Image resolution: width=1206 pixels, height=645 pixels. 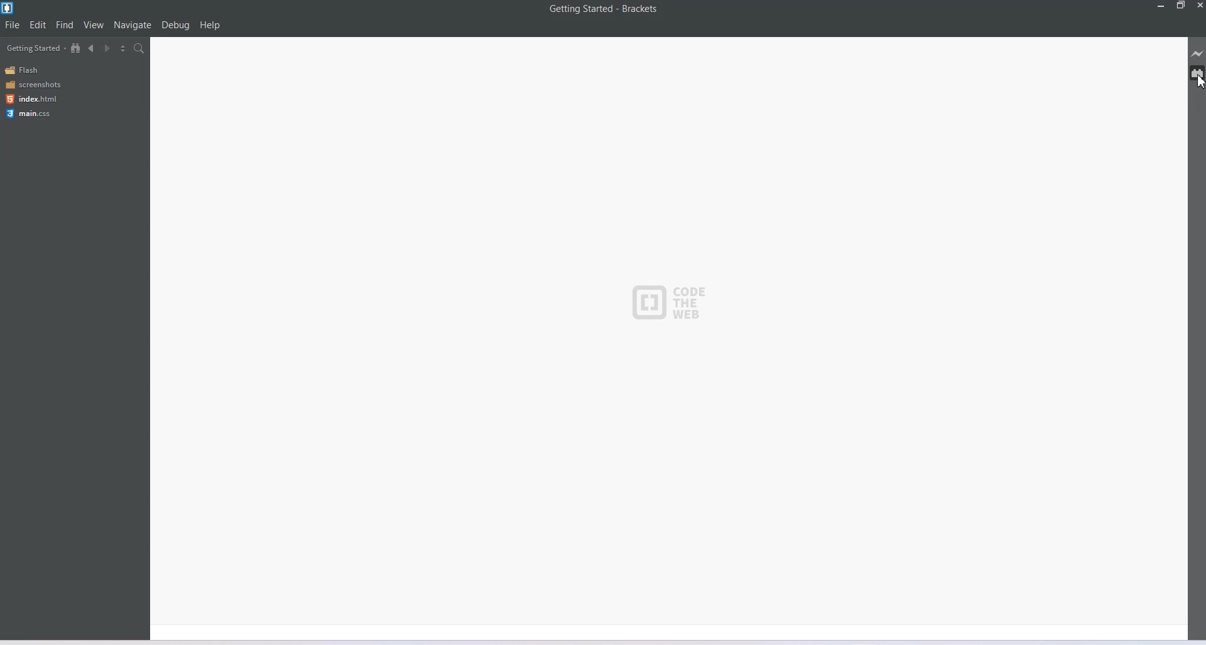 What do you see at coordinates (33, 84) in the screenshot?
I see `Screenshots` at bounding box center [33, 84].